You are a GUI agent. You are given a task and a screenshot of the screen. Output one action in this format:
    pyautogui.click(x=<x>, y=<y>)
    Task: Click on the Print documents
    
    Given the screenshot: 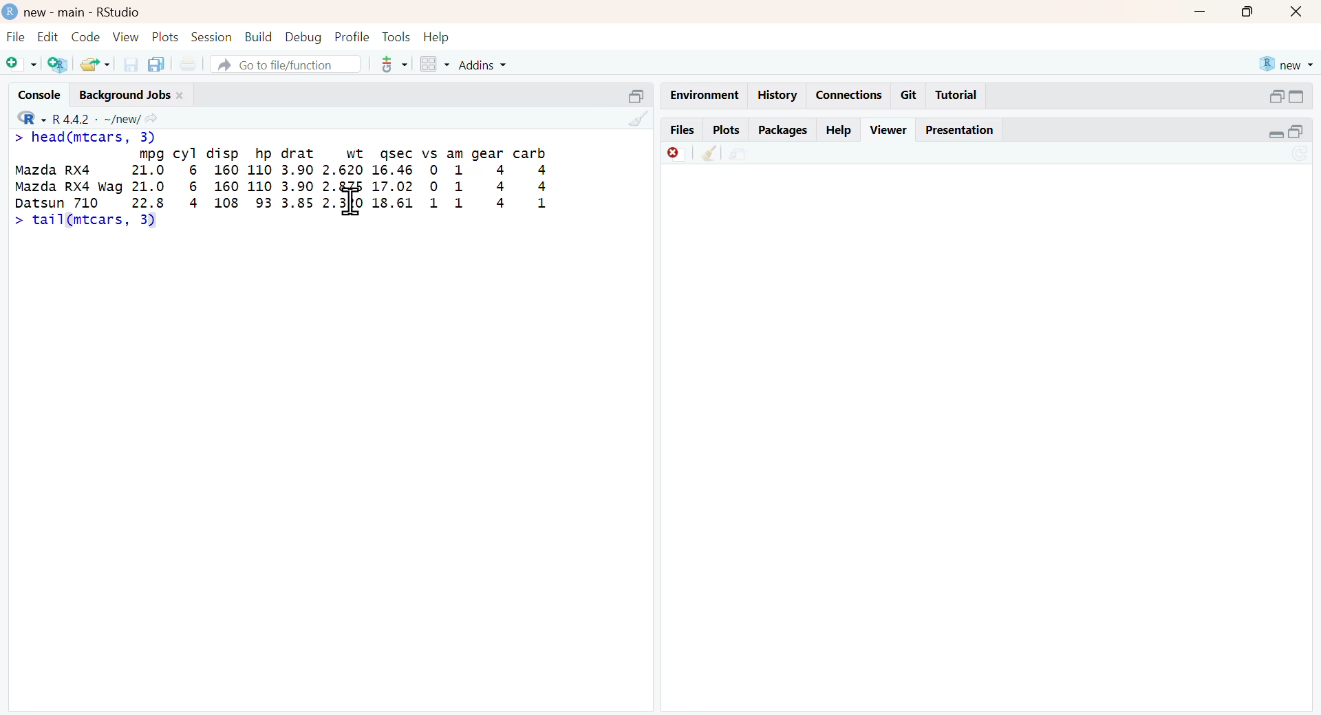 What is the action you would take?
    pyautogui.click(x=191, y=61)
    